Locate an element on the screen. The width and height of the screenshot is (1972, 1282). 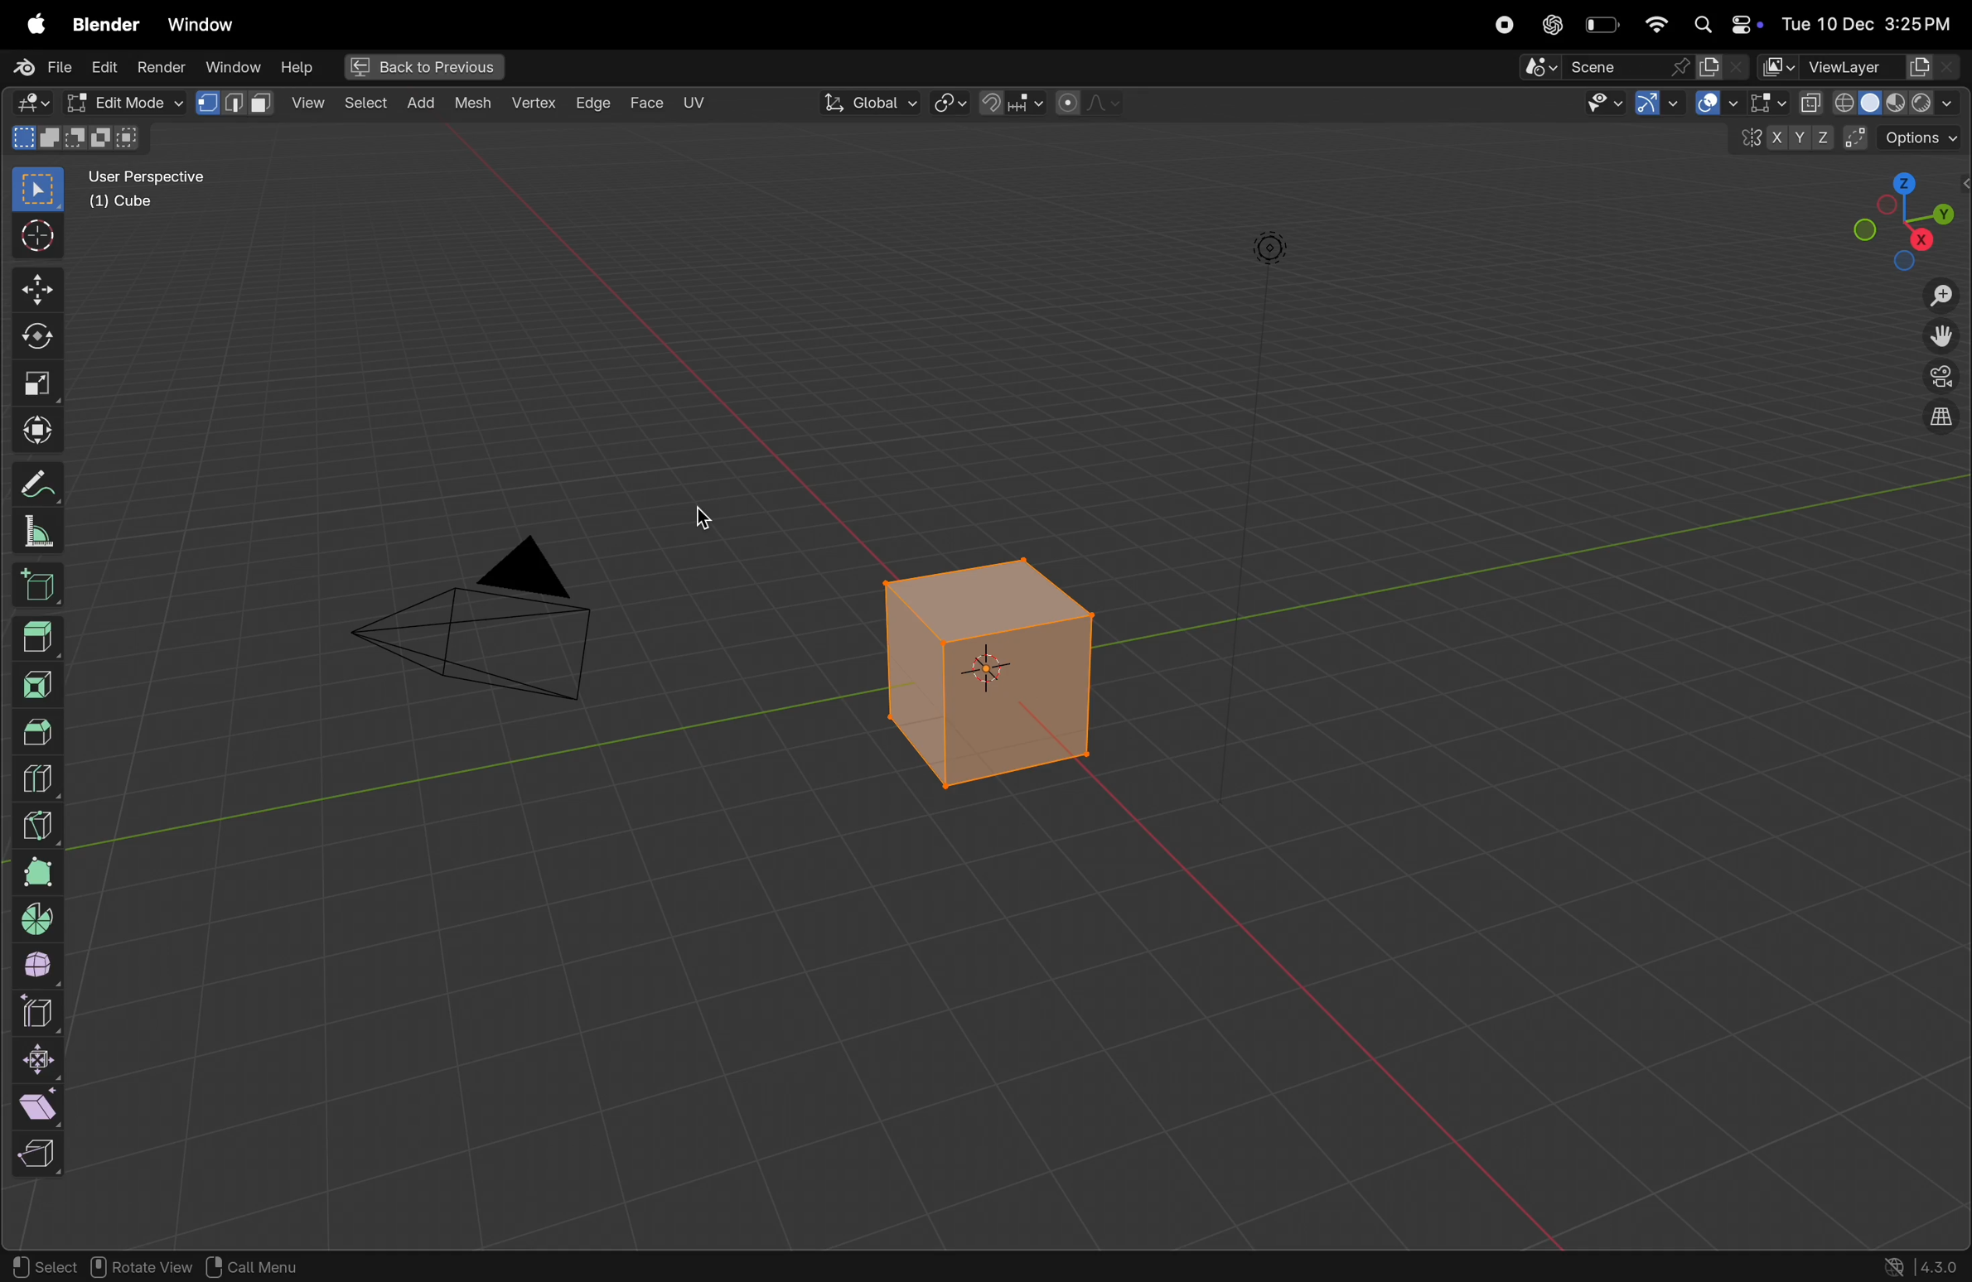
select is located at coordinates (32, 190).